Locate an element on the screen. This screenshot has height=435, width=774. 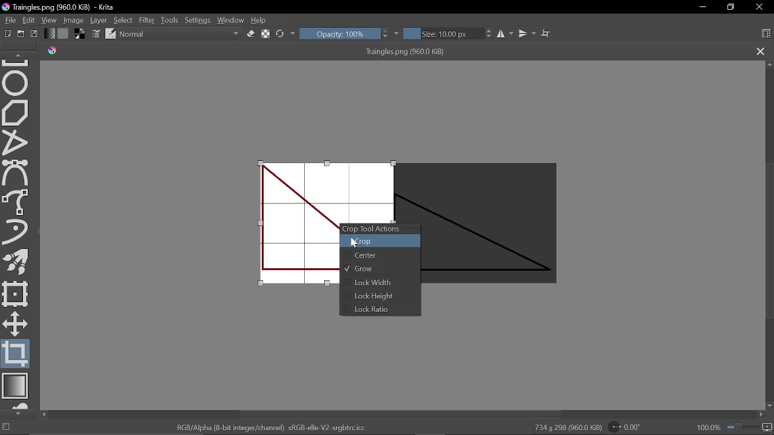
Save is located at coordinates (35, 34).